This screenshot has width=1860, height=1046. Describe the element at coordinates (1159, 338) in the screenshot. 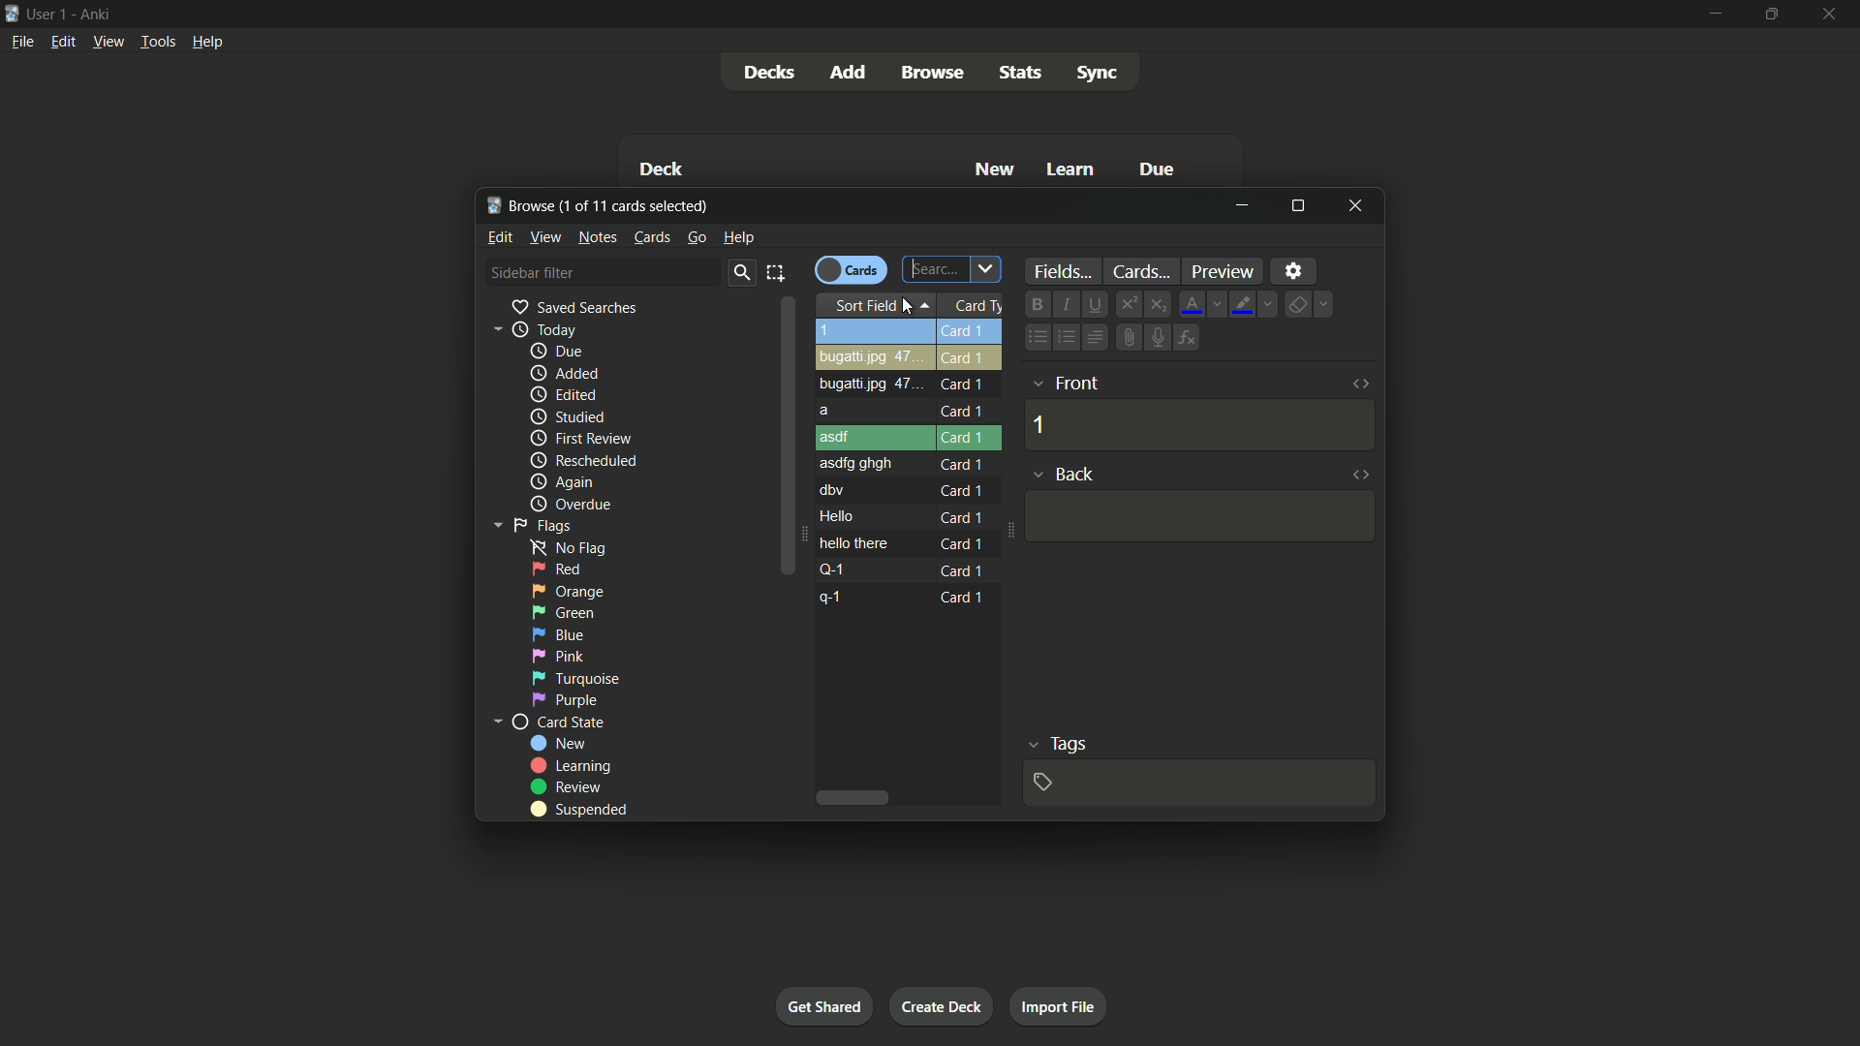

I see `record audio` at that location.